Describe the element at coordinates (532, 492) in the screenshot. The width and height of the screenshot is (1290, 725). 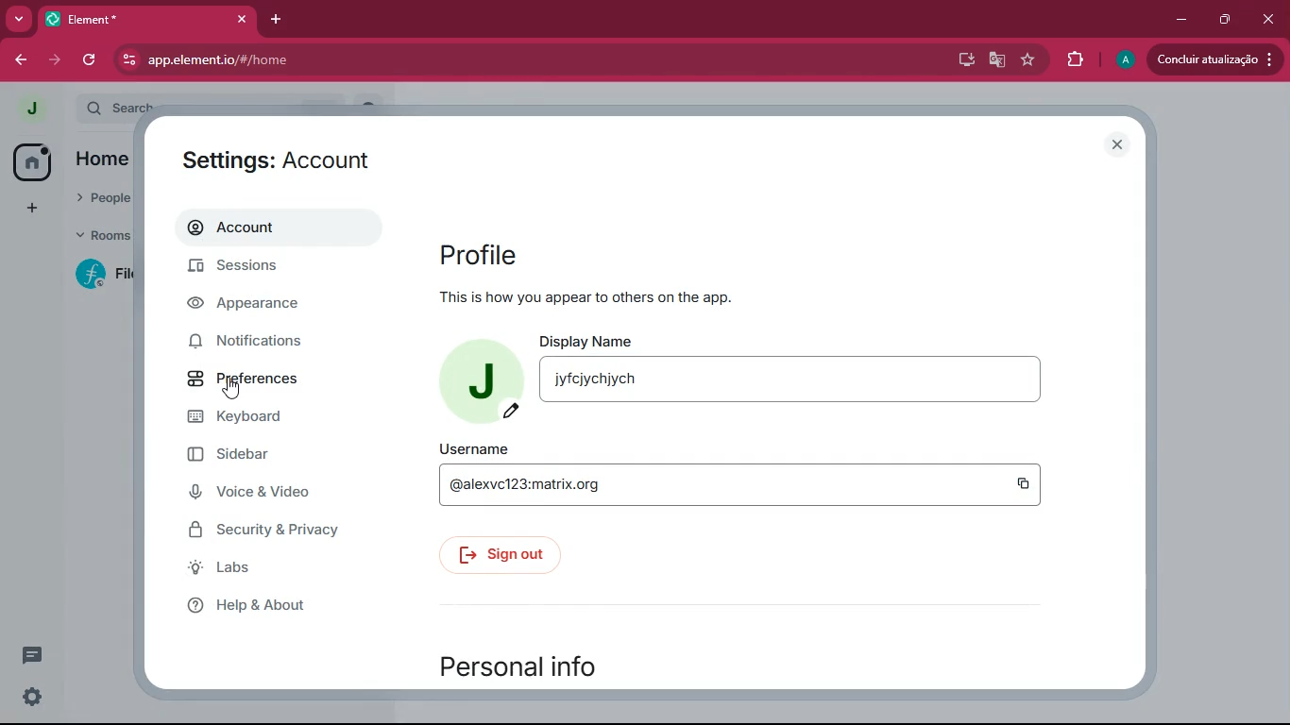
I see `@alexvc123:matrix.org` at that location.